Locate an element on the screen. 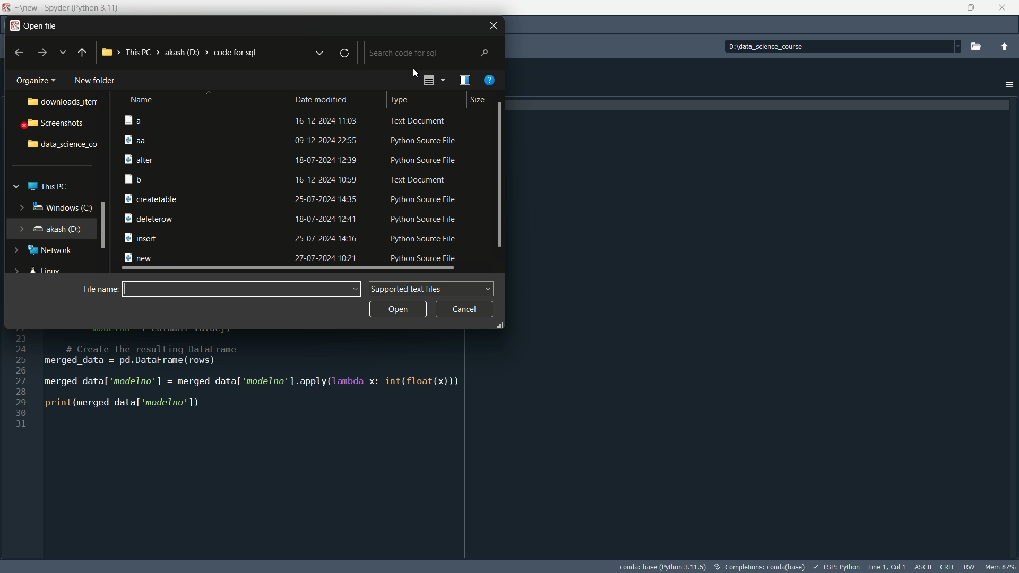 This screenshot has width=1019, height=573. data science folder is located at coordinates (63, 145).